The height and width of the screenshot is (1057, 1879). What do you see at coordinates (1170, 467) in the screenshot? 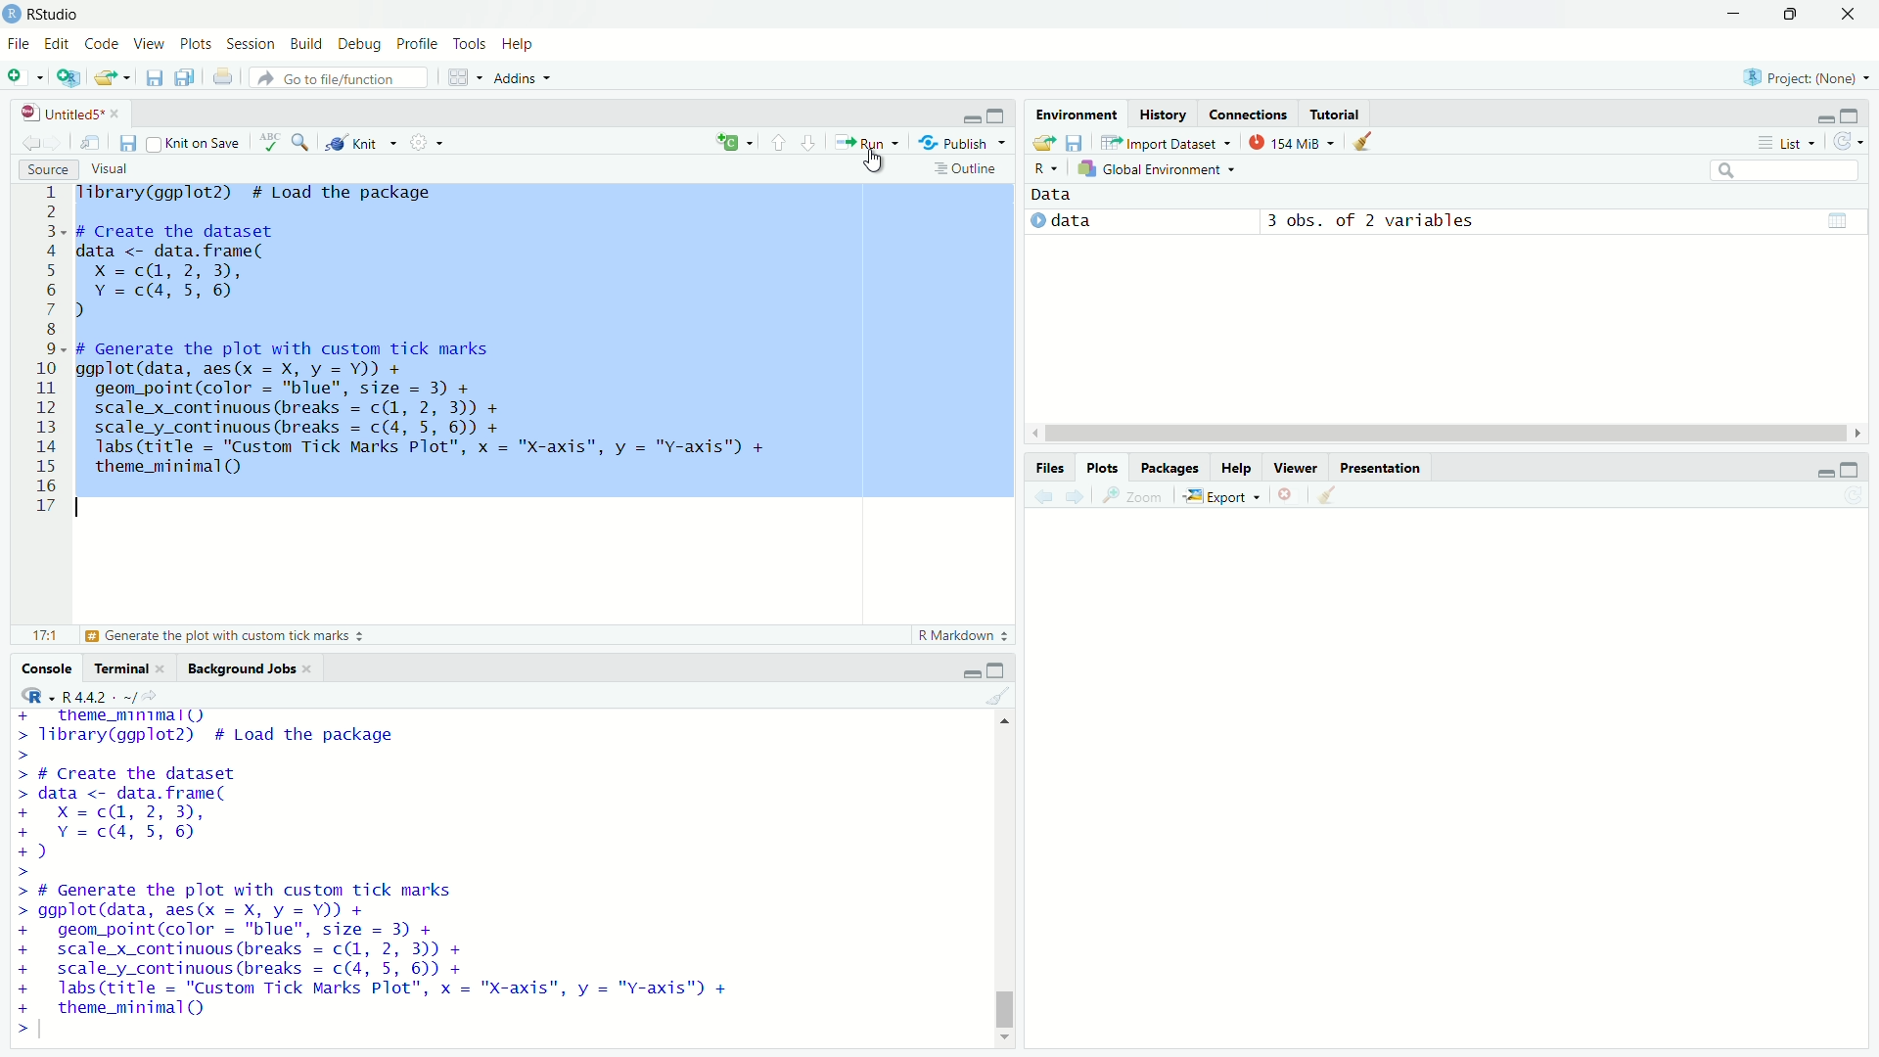
I see `packages` at bounding box center [1170, 467].